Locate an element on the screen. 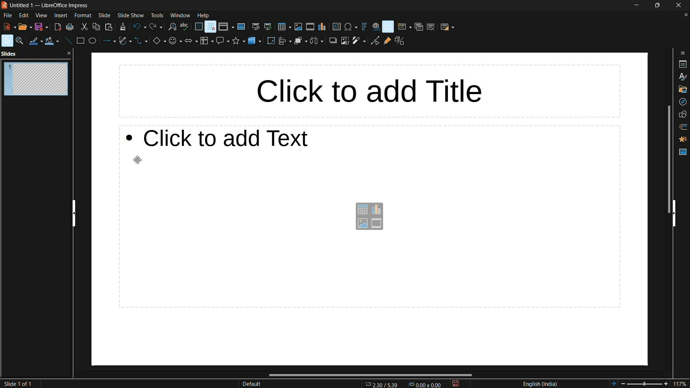 The image size is (690, 388). cut is located at coordinates (83, 27).